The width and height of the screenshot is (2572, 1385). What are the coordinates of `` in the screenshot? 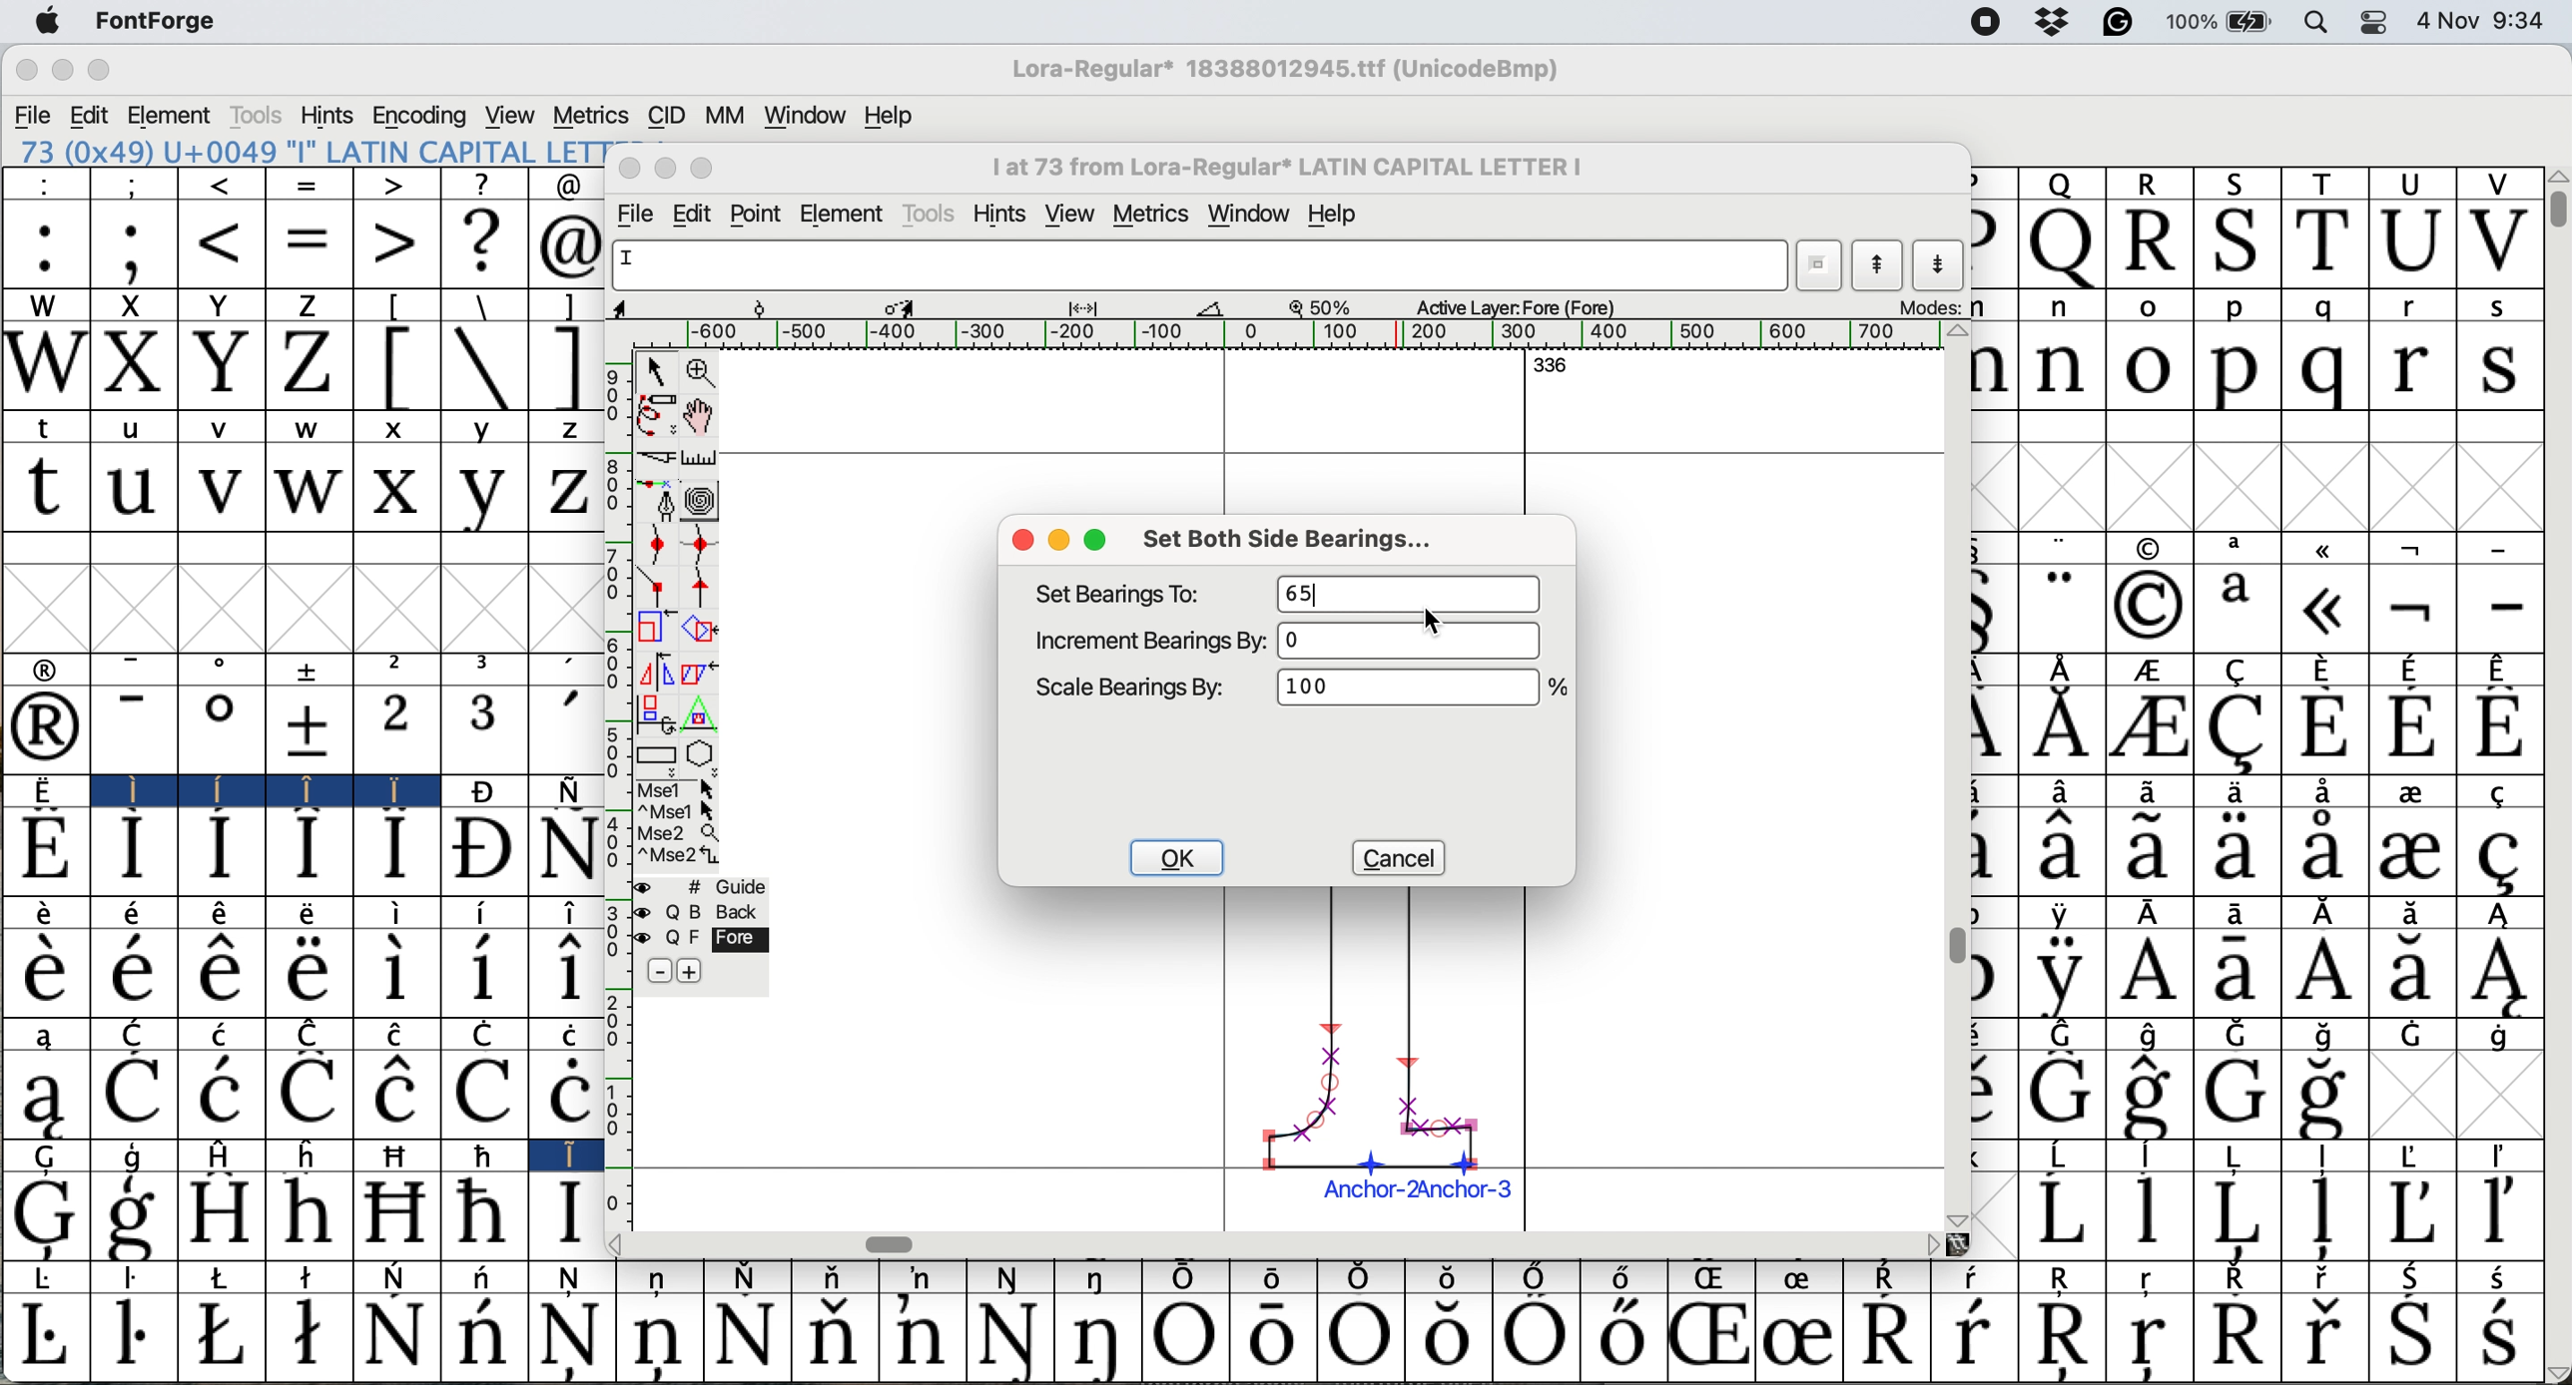 It's located at (2556, 175).